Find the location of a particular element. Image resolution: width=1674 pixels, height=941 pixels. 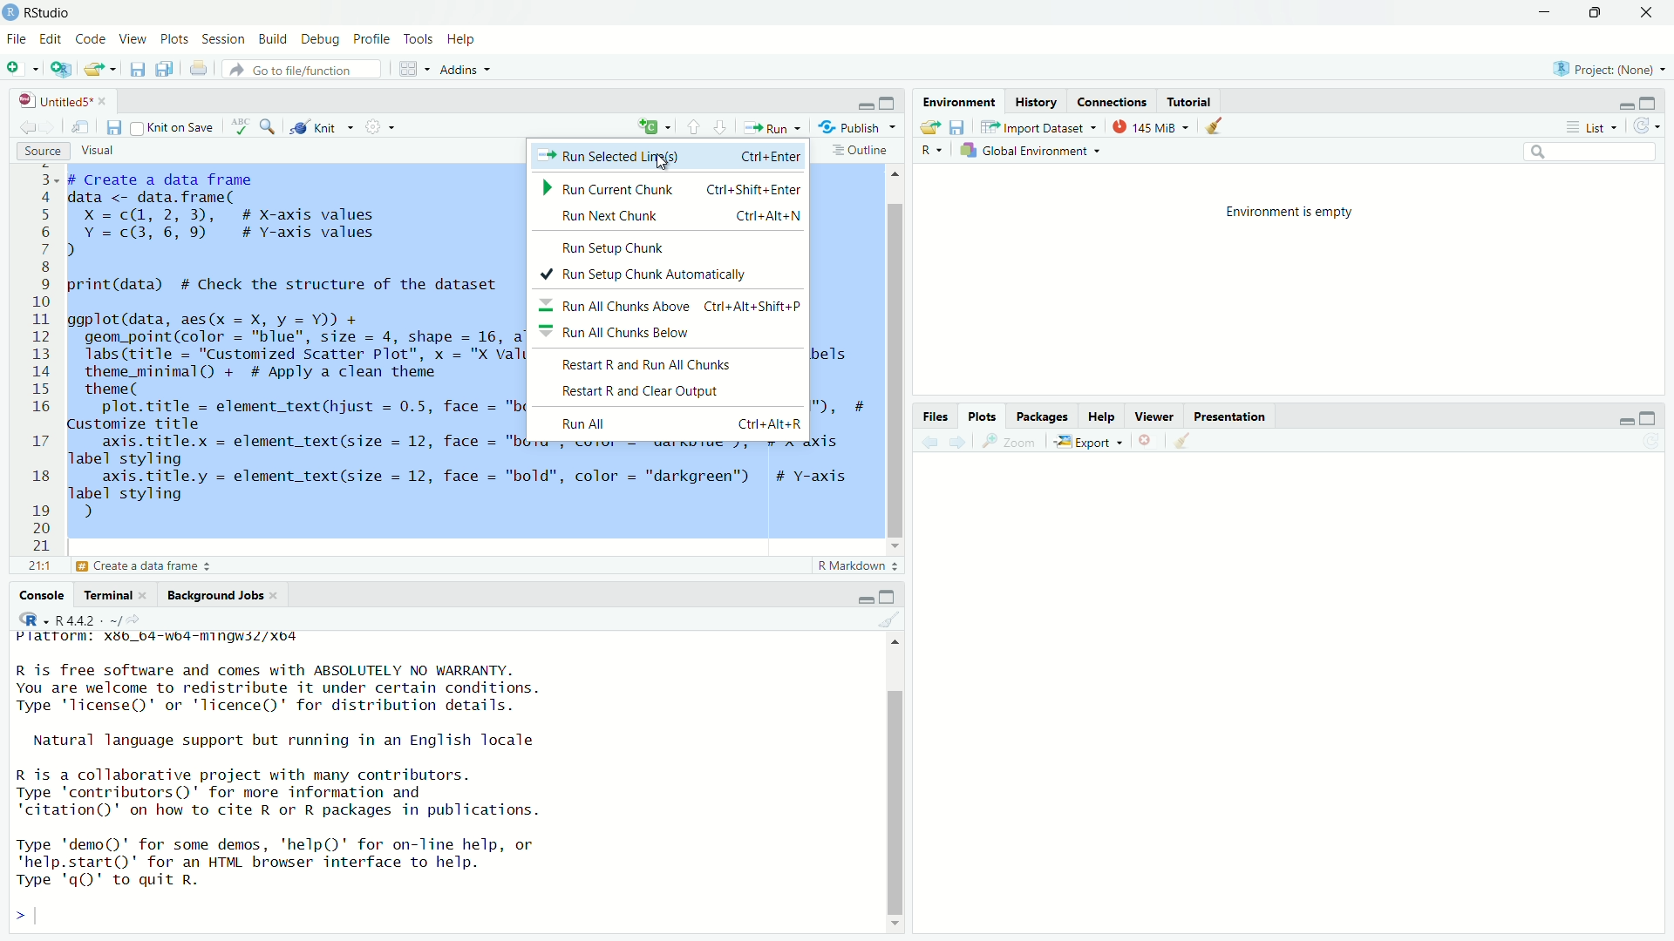

E
4
5
6
7
8
9
10
11
12
13
14
15
16
17
18
19
20
21 is located at coordinates (41, 358).